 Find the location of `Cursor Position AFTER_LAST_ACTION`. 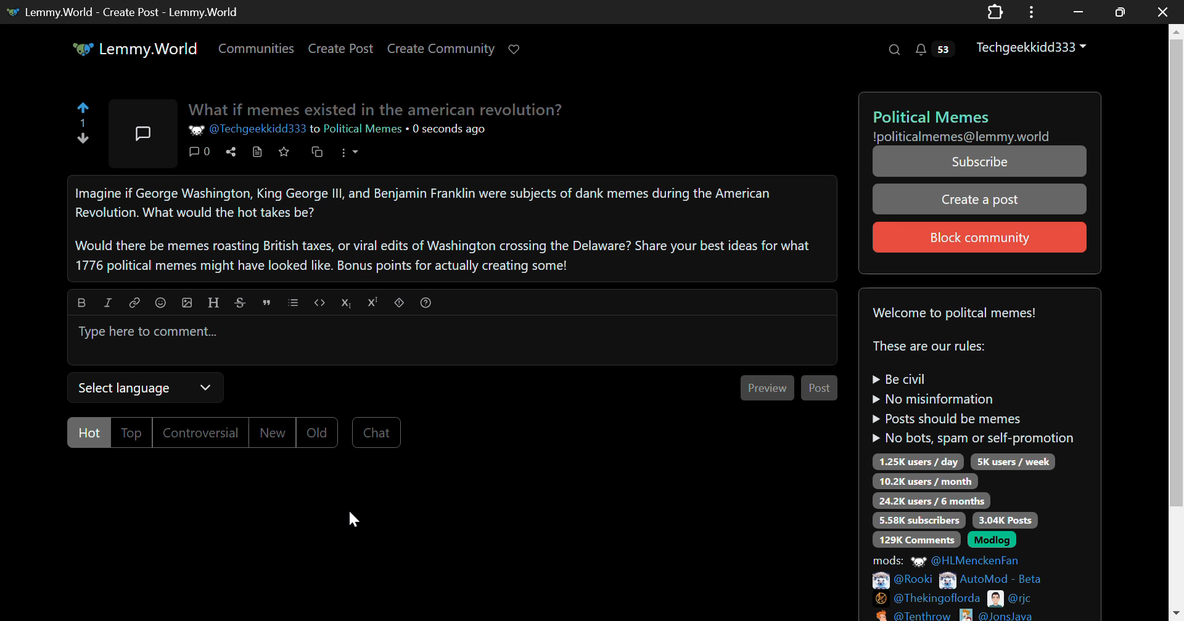

Cursor Position AFTER_LAST_ACTION is located at coordinates (355, 521).